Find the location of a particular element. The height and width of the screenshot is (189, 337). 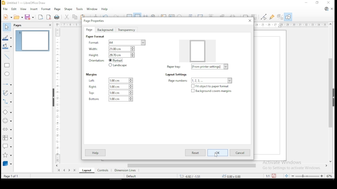

save is located at coordinates (275, 176).